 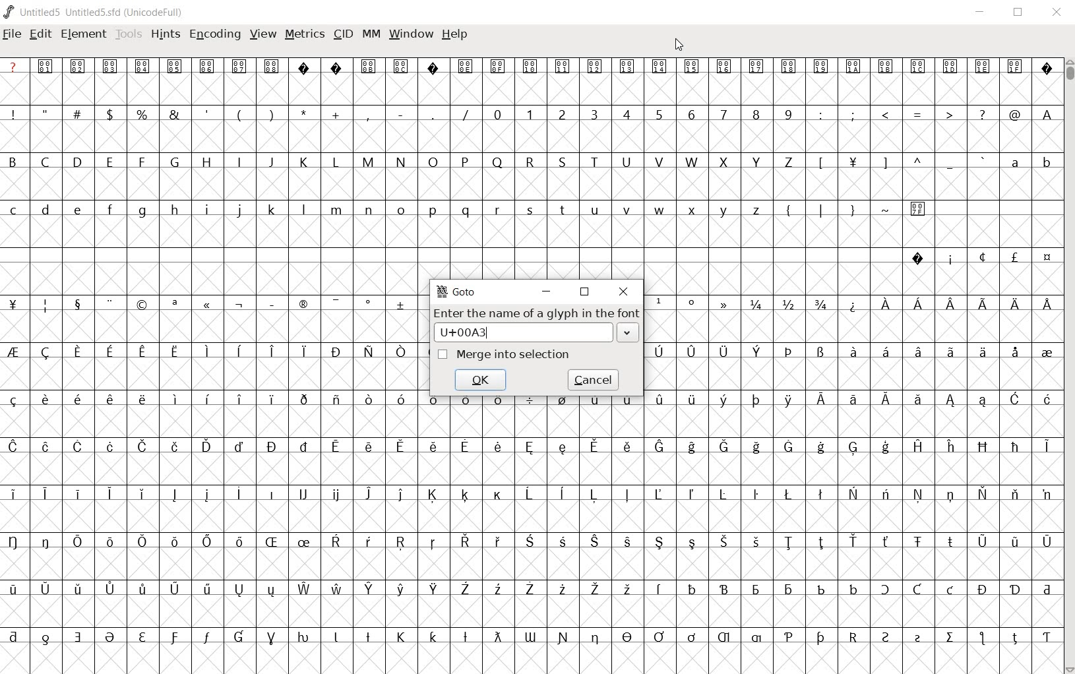 What do you see at coordinates (401, 303) in the screenshot?
I see `Symbol` at bounding box center [401, 303].